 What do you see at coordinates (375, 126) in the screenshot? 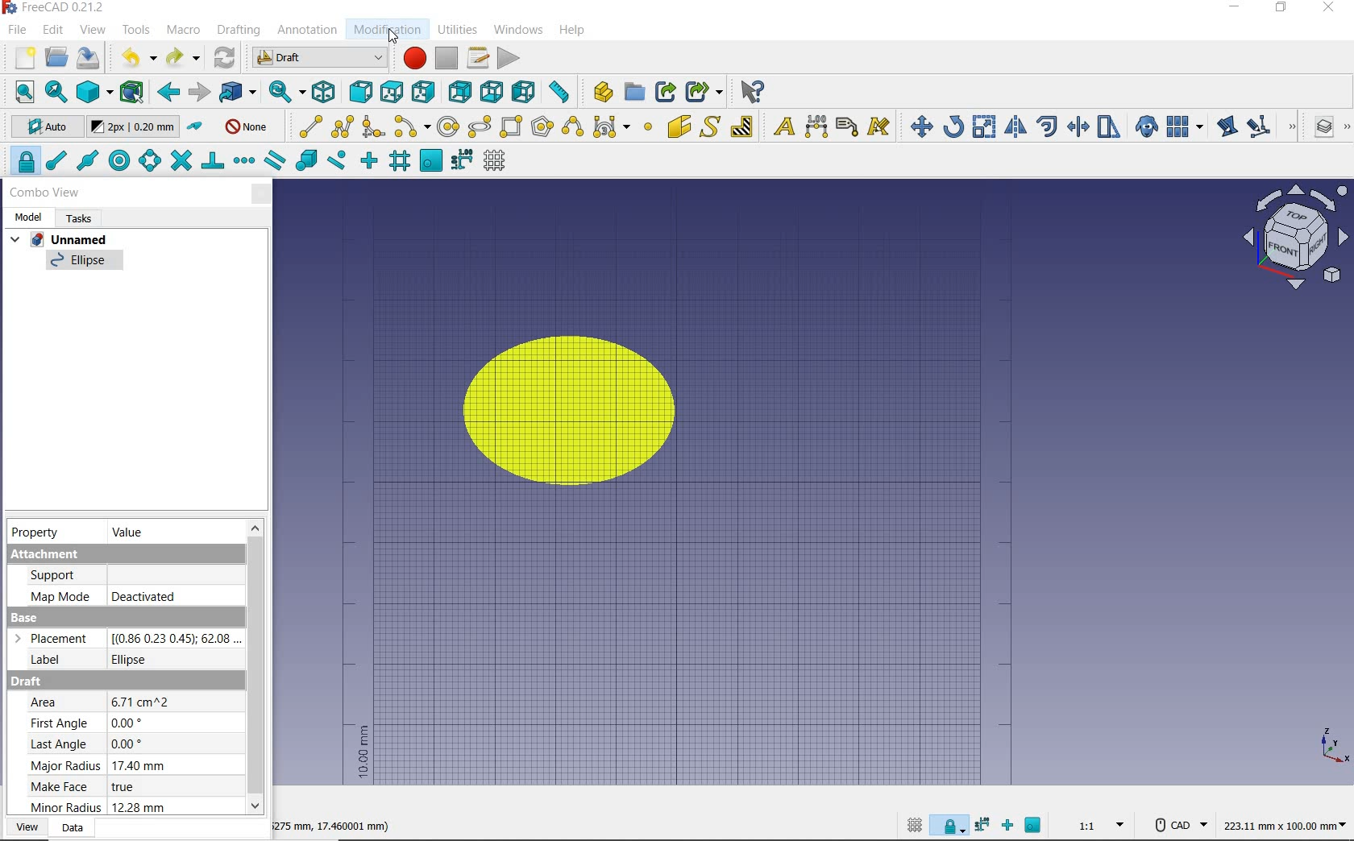
I see `fillet` at bounding box center [375, 126].